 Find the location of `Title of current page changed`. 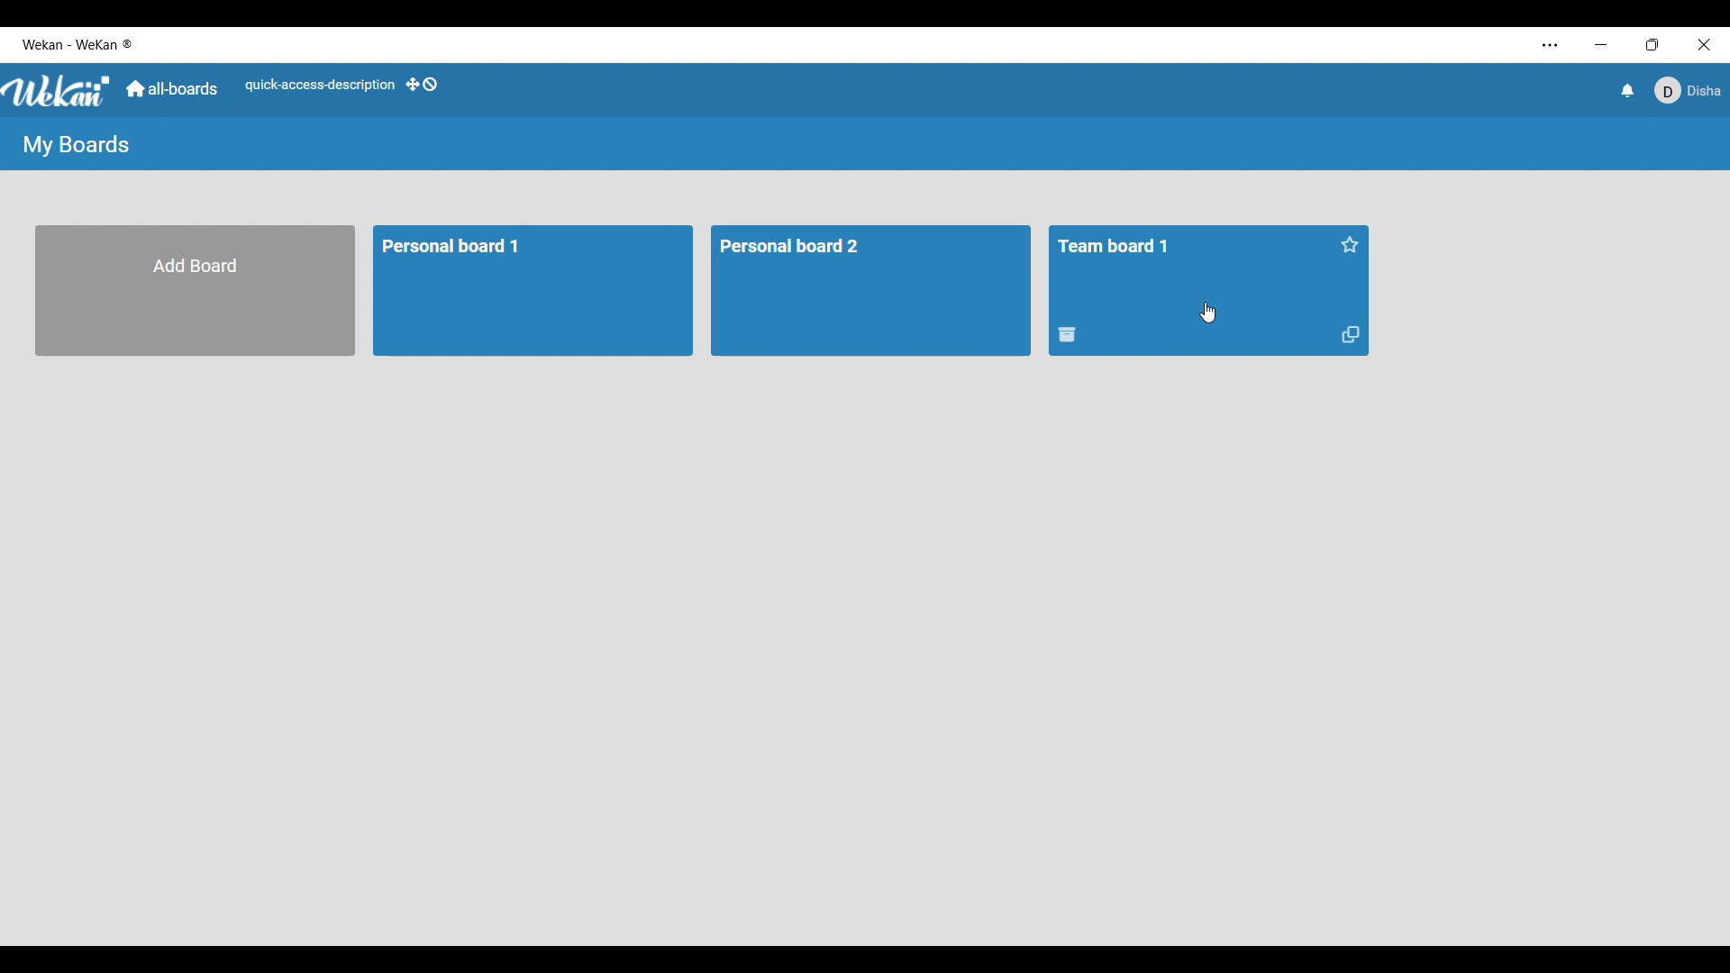

Title of current page changed is located at coordinates (75, 145).